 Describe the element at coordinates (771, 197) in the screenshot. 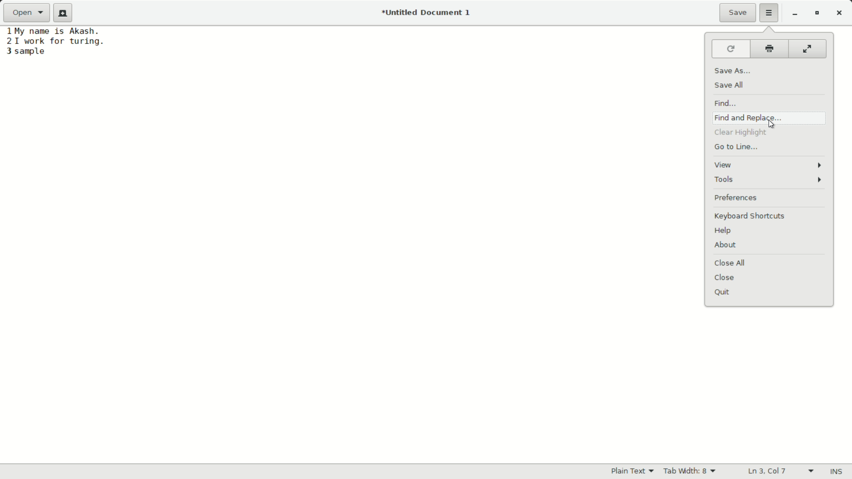

I see `preferences` at that location.